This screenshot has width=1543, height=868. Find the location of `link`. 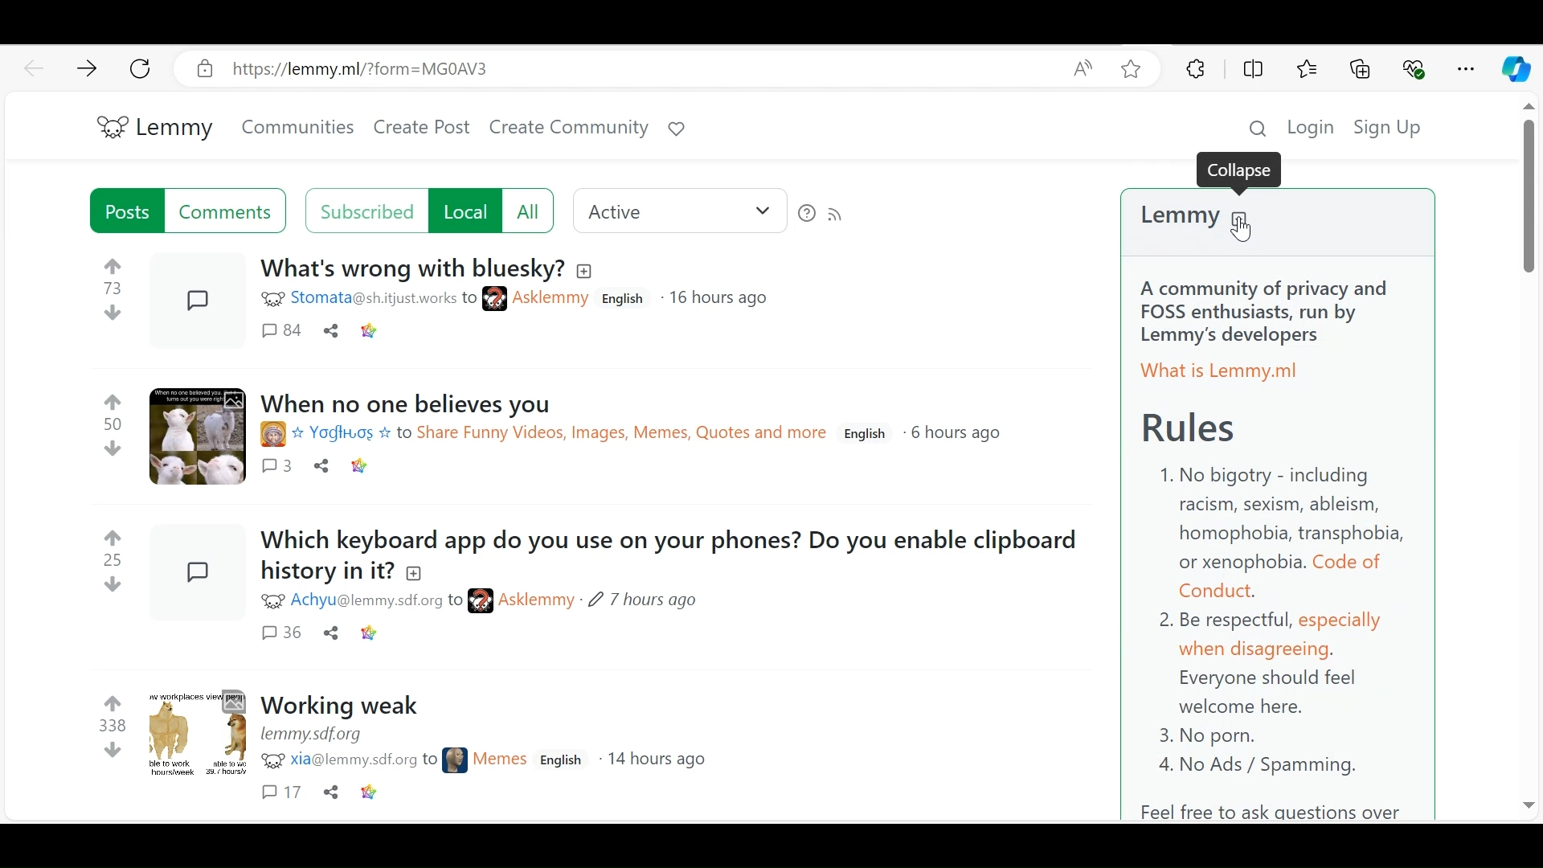

link is located at coordinates (363, 468).